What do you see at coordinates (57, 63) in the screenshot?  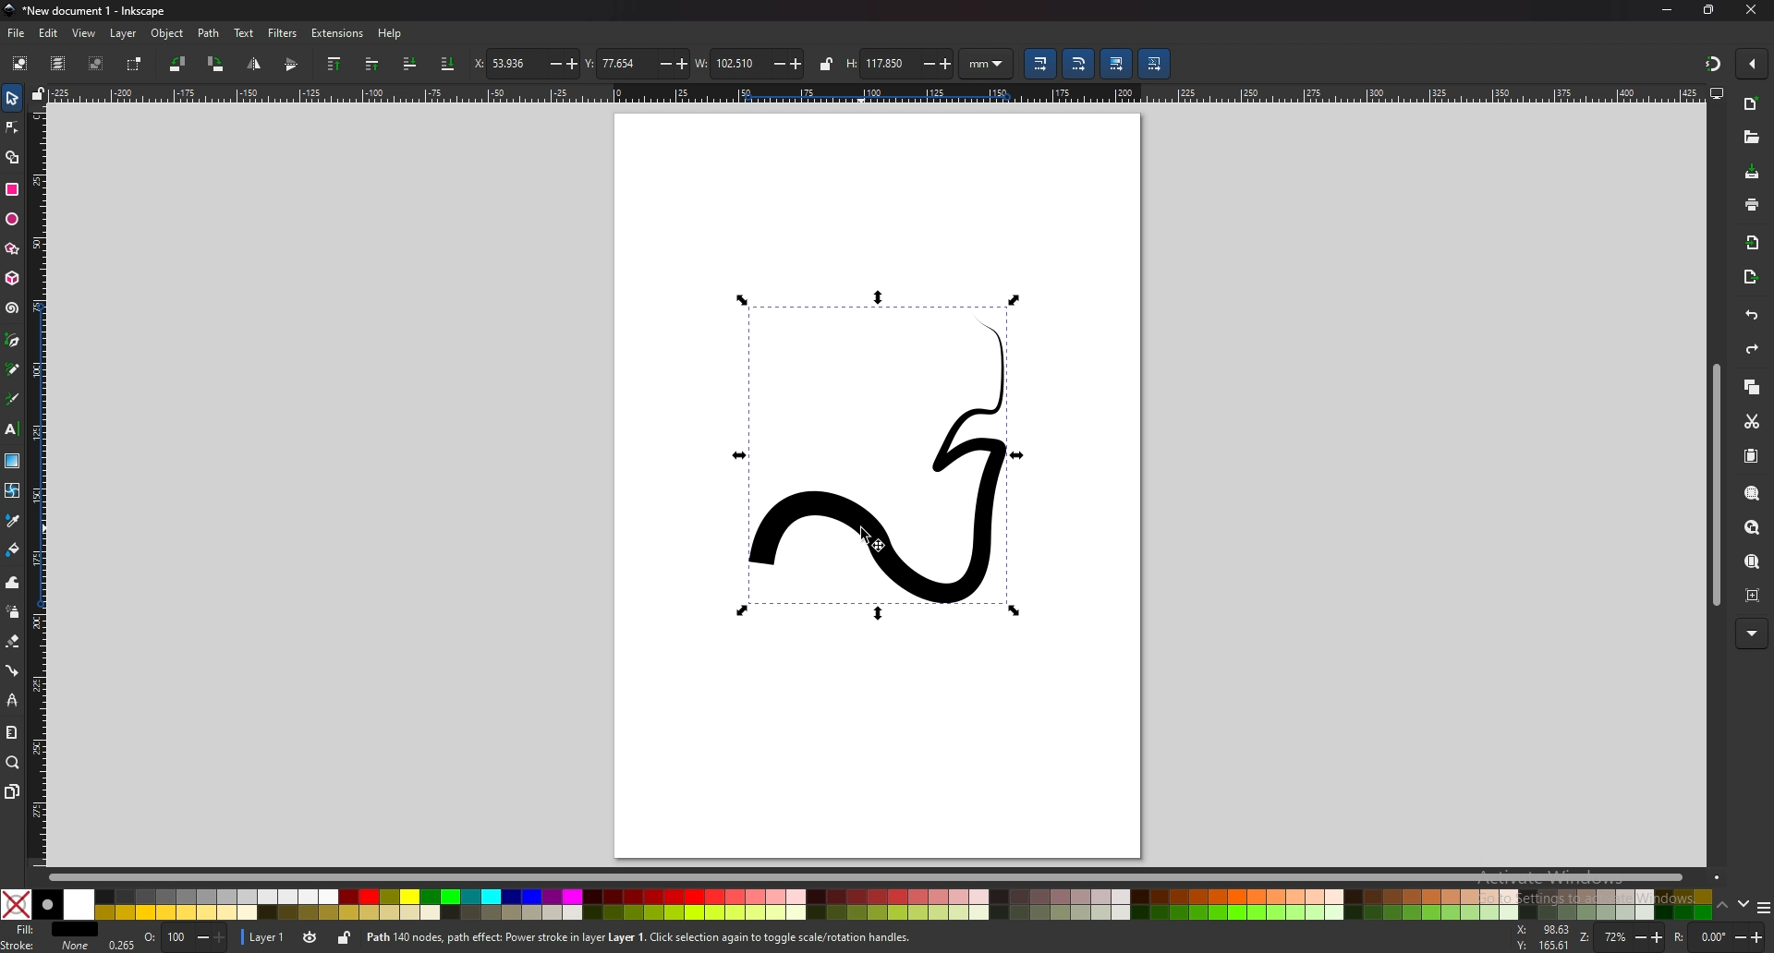 I see `select all in all layers` at bounding box center [57, 63].